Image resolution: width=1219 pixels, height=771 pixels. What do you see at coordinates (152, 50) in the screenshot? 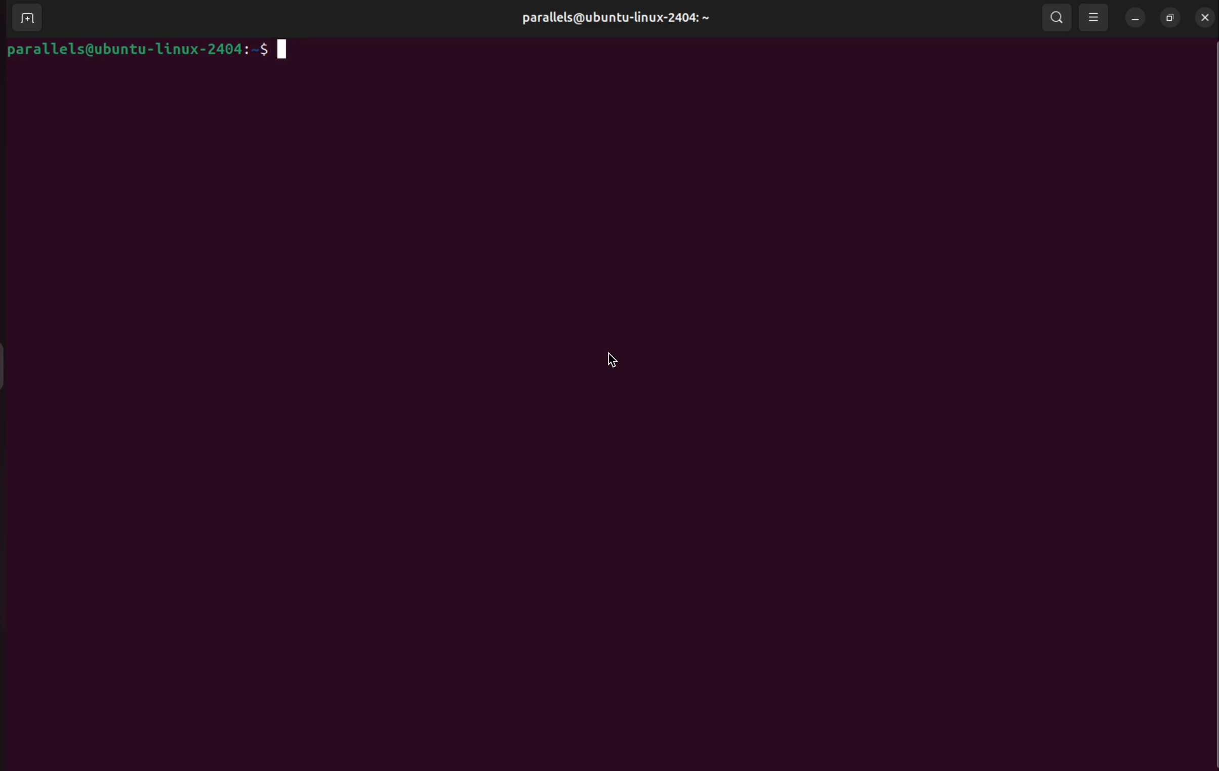
I see `parallels@ubuntu-linux-2404:~$` at bounding box center [152, 50].